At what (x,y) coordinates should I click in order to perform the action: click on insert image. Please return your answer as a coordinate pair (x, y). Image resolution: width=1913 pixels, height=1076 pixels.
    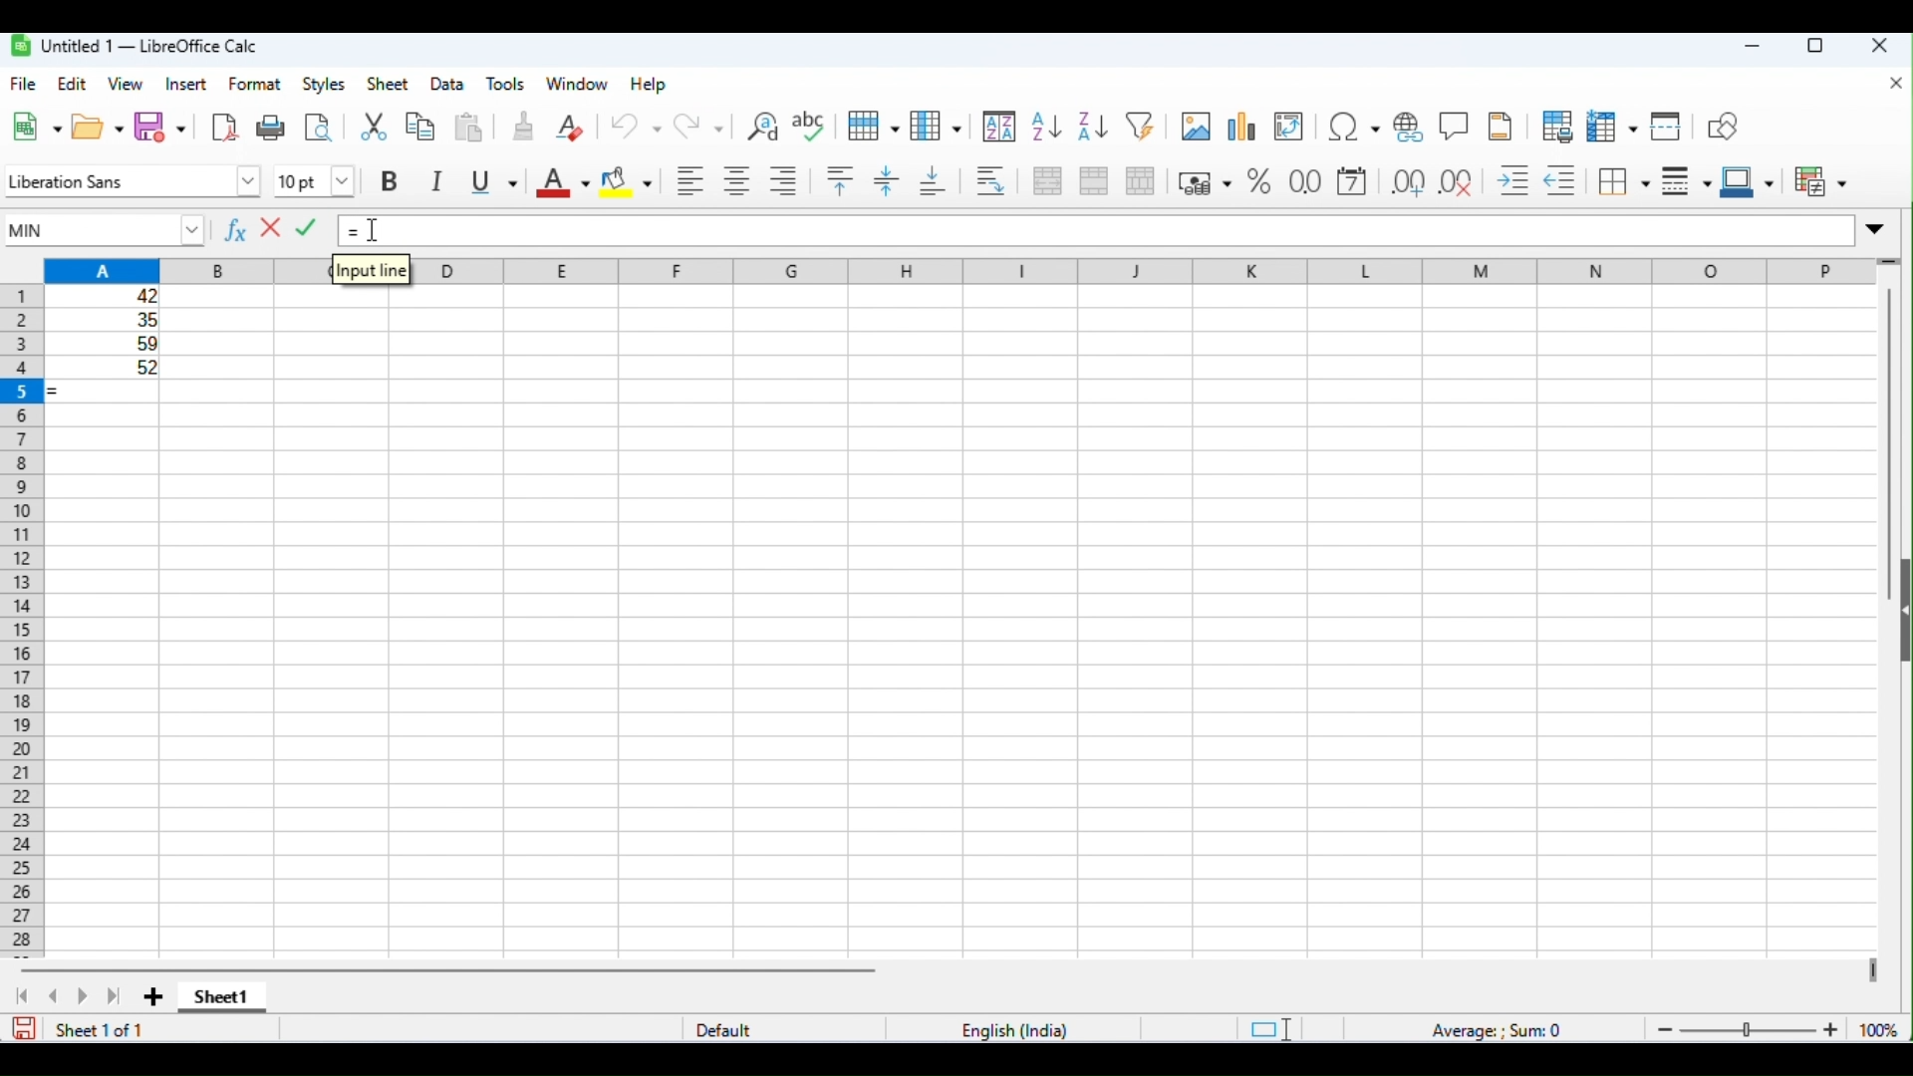
    Looking at the image, I should click on (1195, 127).